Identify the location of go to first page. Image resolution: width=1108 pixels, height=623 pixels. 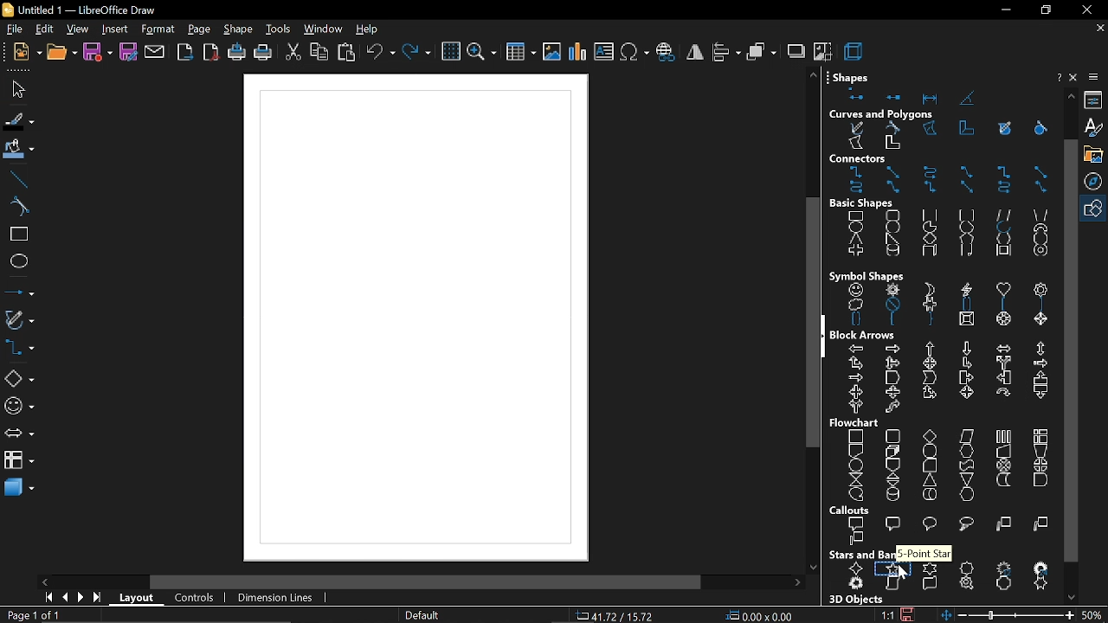
(47, 597).